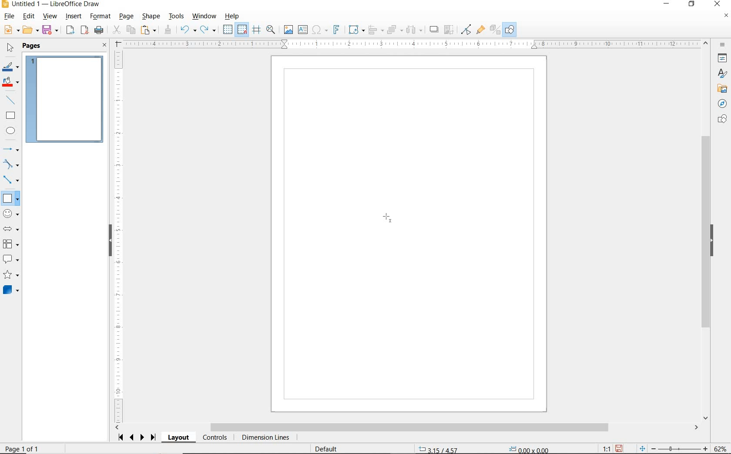 The height and width of the screenshot is (454, 731). I want to click on HELPLINES WHILE MOVING, so click(258, 31).